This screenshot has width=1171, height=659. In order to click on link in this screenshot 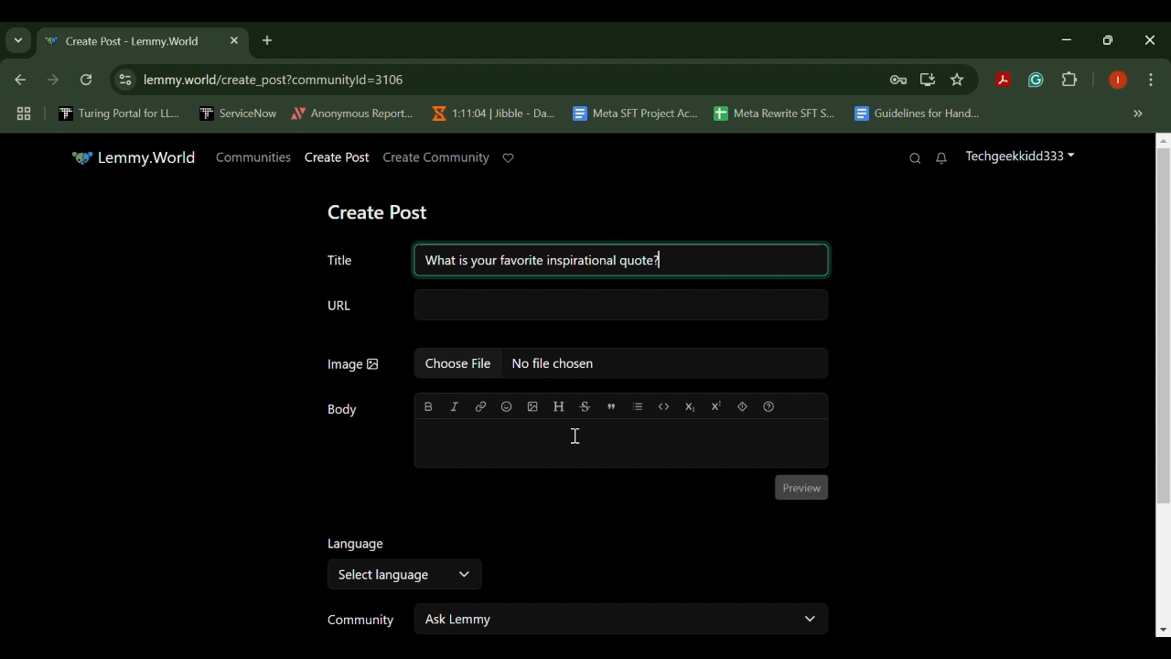, I will do `click(481, 406)`.